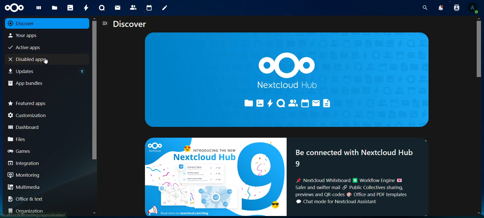 This screenshot has height=218, width=484. I want to click on monitoring, so click(42, 175).